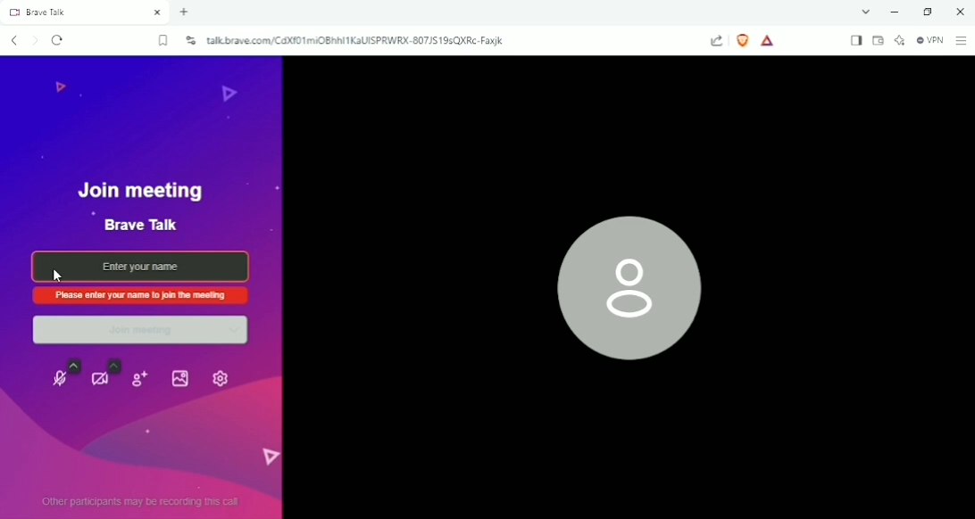  Describe the element at coordinates (143, 502) in the screenshot. I see `Other participants may be recording this call` at that location.